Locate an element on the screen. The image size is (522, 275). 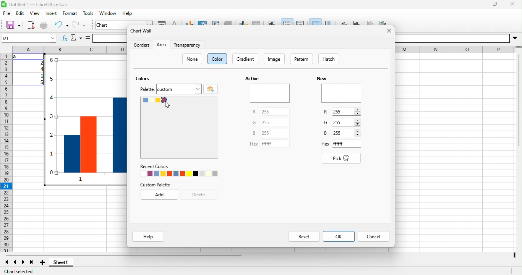
Increase/Decrease B value is located at coordinates (358, 133).